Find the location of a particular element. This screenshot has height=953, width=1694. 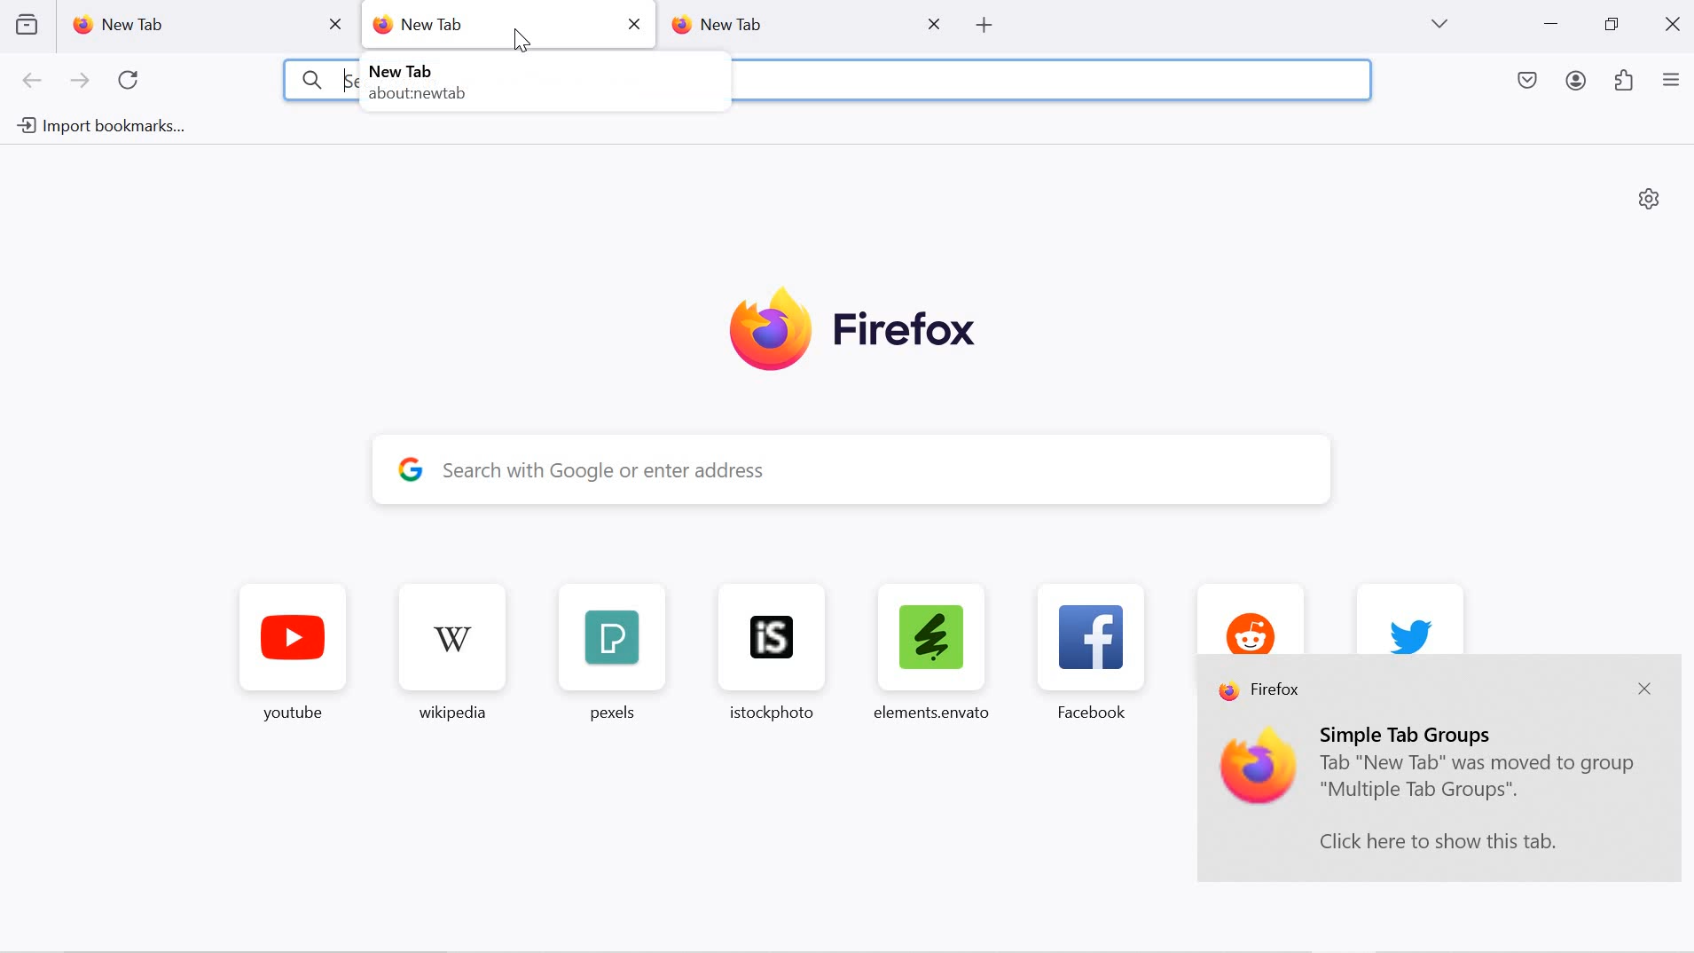

import bookmarks is located at coordinates (98, 127).